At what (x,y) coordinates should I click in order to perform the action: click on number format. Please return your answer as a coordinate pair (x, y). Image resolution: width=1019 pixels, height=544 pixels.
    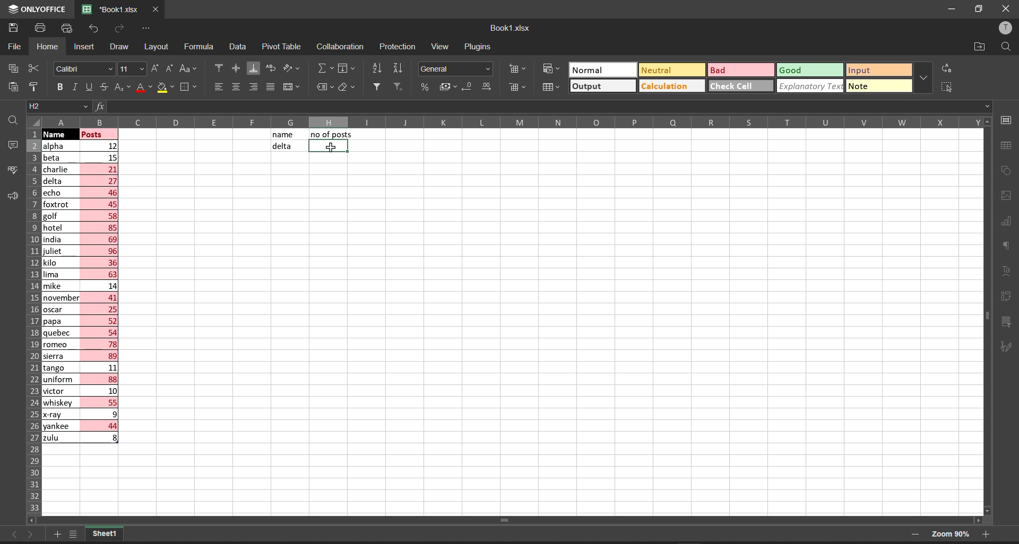
    Looking at the image, I should click on (455, 69).